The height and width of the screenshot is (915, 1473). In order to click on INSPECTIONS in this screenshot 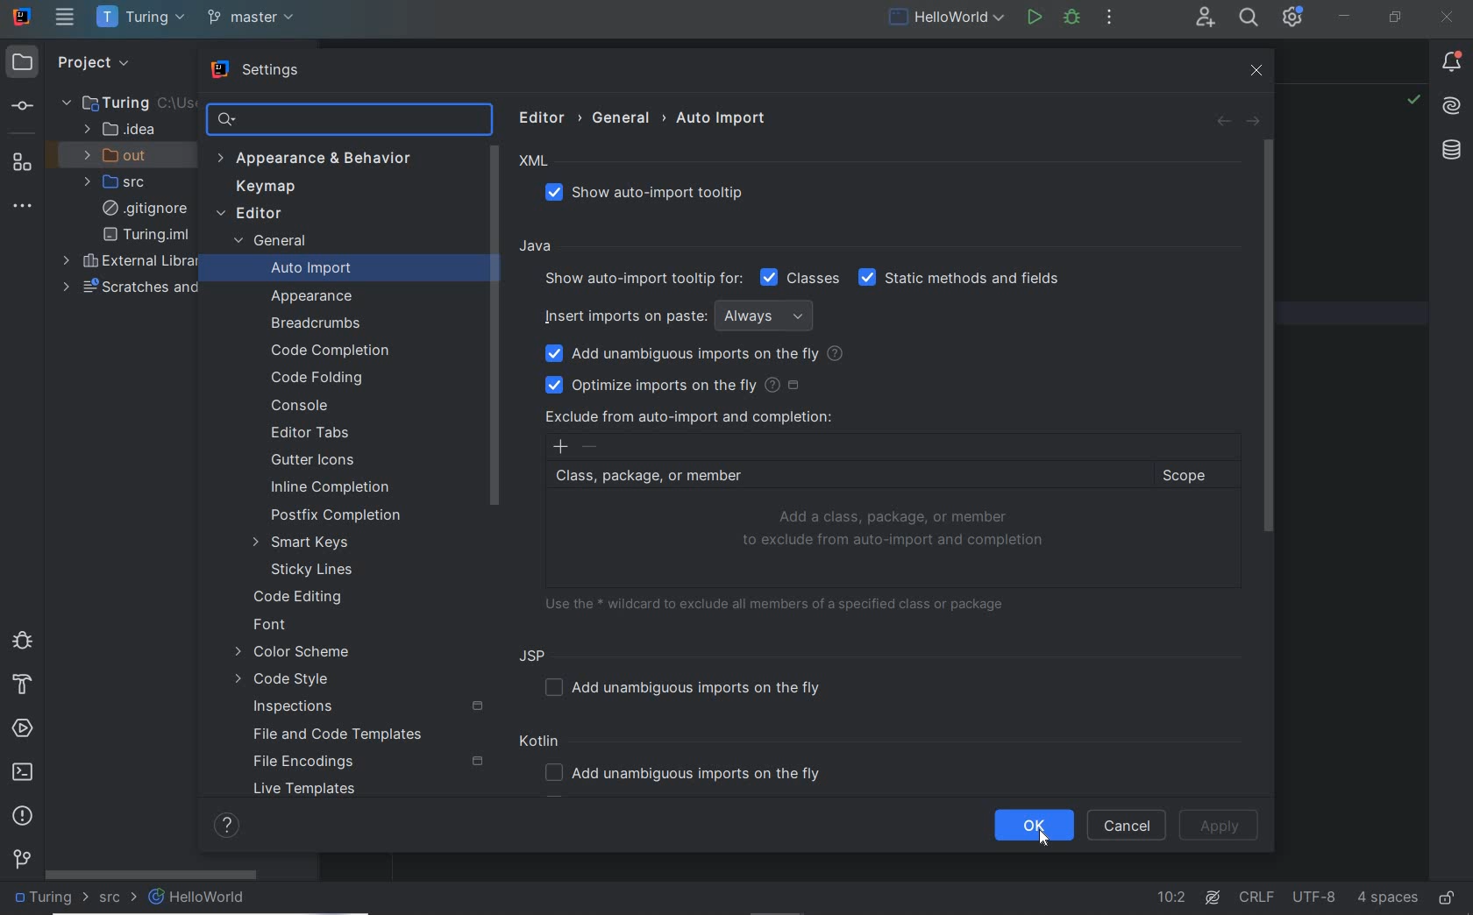, I will do `click(369, 707)`.